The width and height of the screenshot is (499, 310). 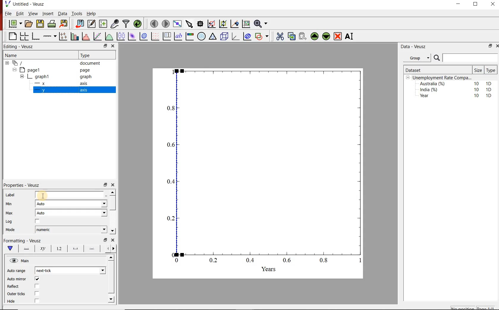 What do you see at coordinates (24, 4) in the screenshot?
I see `Untitled - Veusz` at bounding box center [24, 4].